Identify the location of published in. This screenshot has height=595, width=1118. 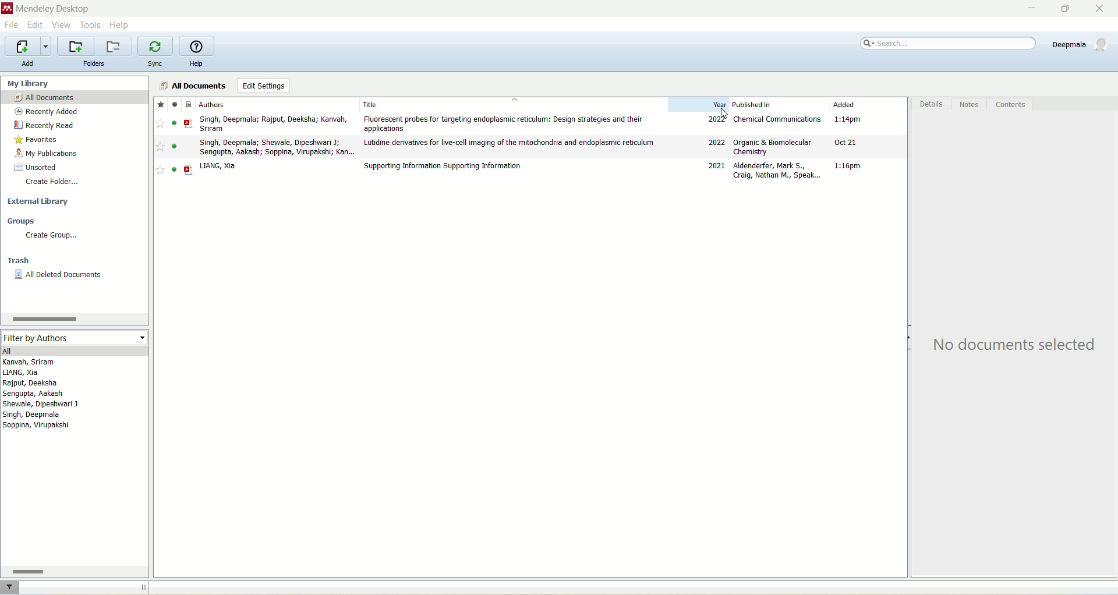
(778, 105).